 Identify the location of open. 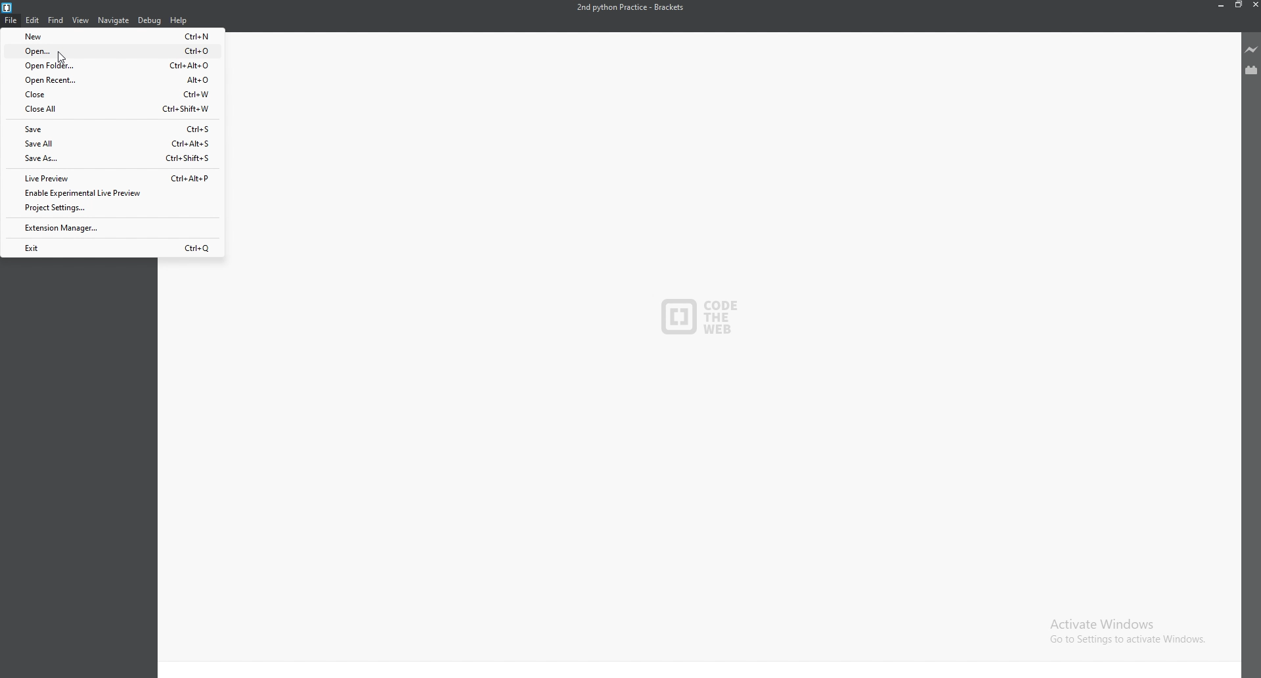
(112, 51).